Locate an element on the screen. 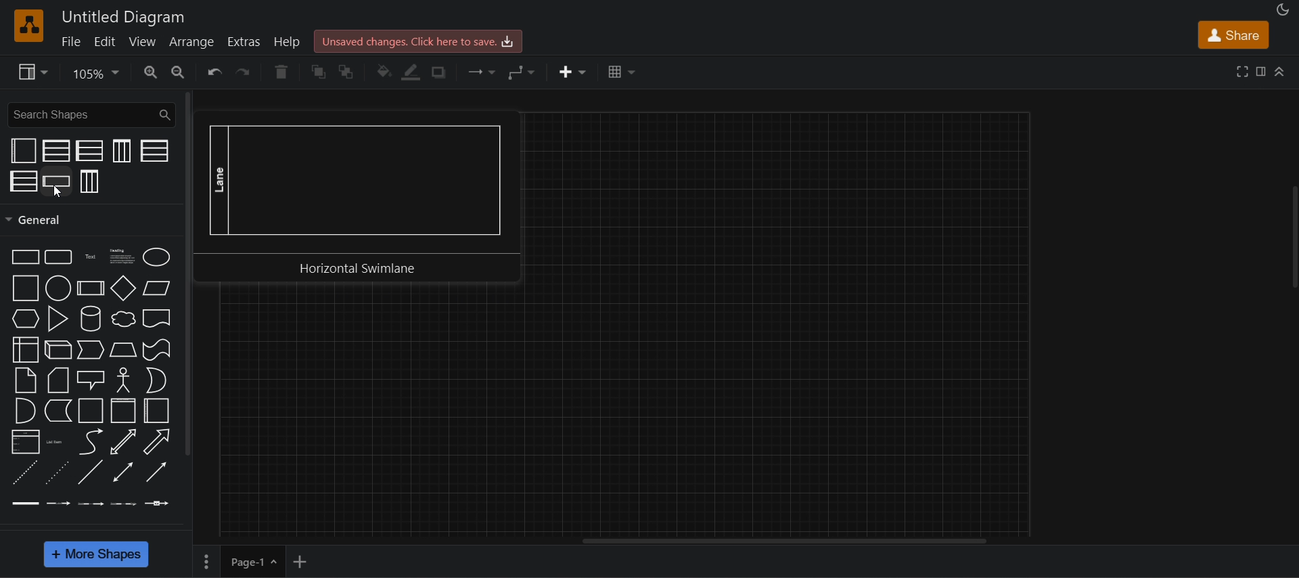 The image size is (1299, 578). internal storage is located at coordinates (27, 350).